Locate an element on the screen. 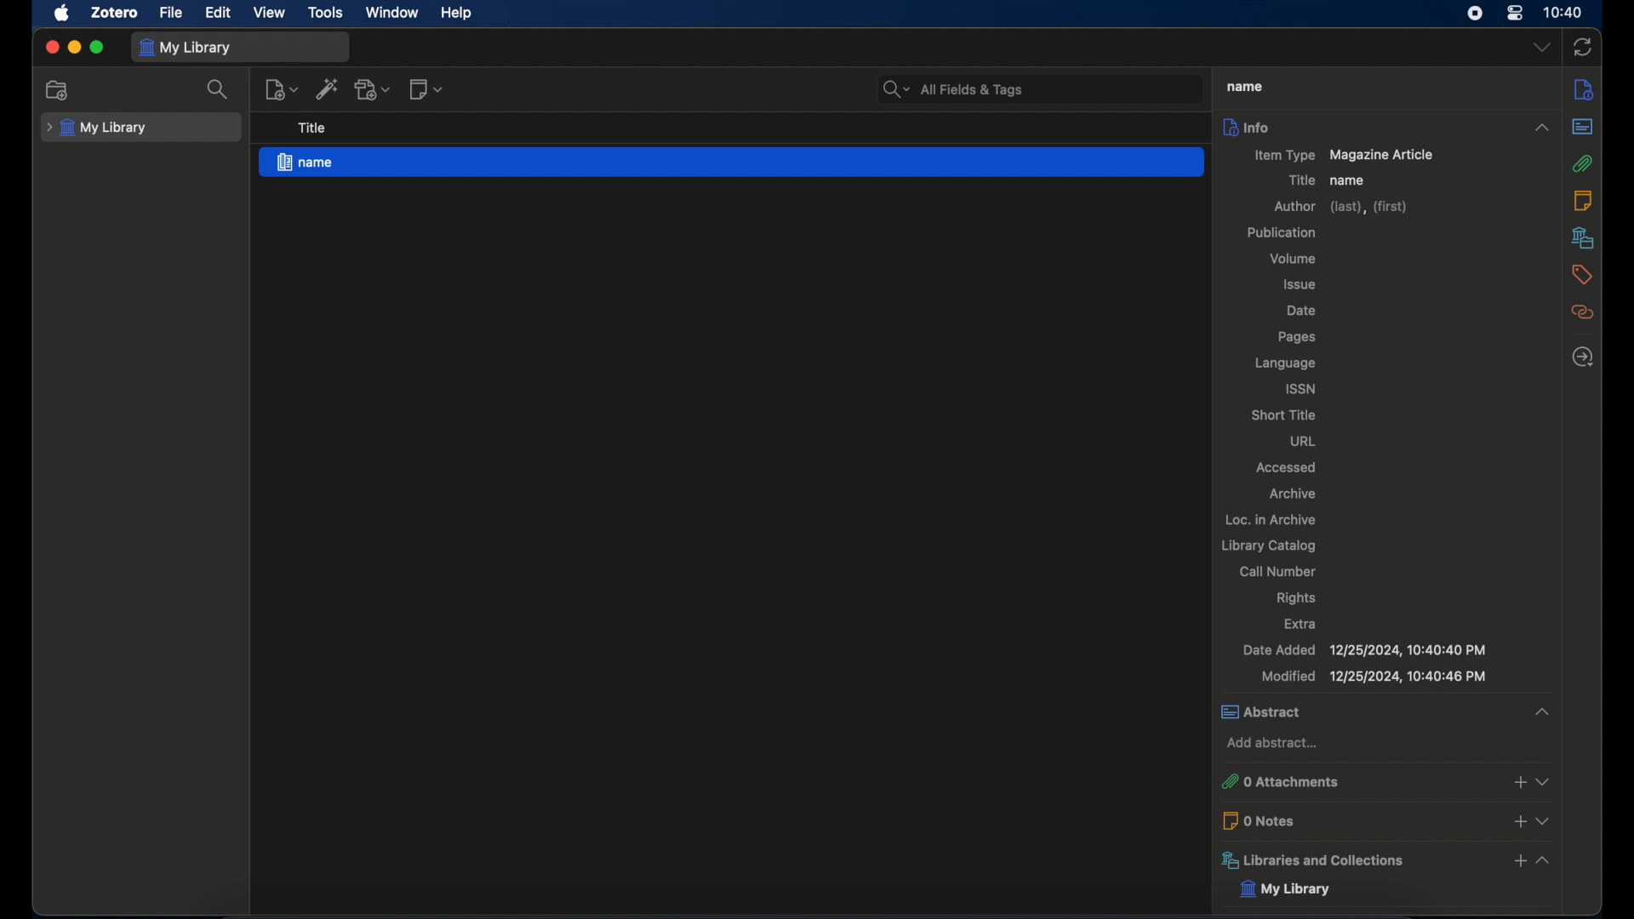 The image size is (1634, 919). edit is located at coordinates (220, 11).